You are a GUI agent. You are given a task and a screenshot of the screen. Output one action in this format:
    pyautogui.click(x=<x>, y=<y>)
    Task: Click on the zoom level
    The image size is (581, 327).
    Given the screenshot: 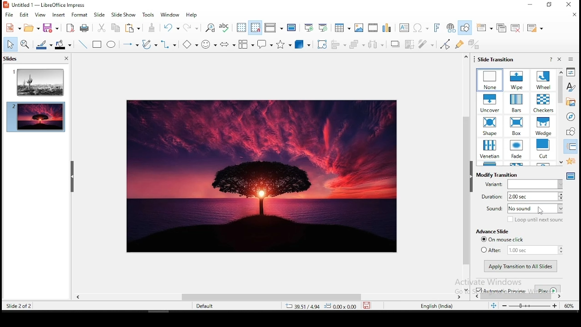 What is the action you would take?
    pyautogui.click(x=569, y=307)
    